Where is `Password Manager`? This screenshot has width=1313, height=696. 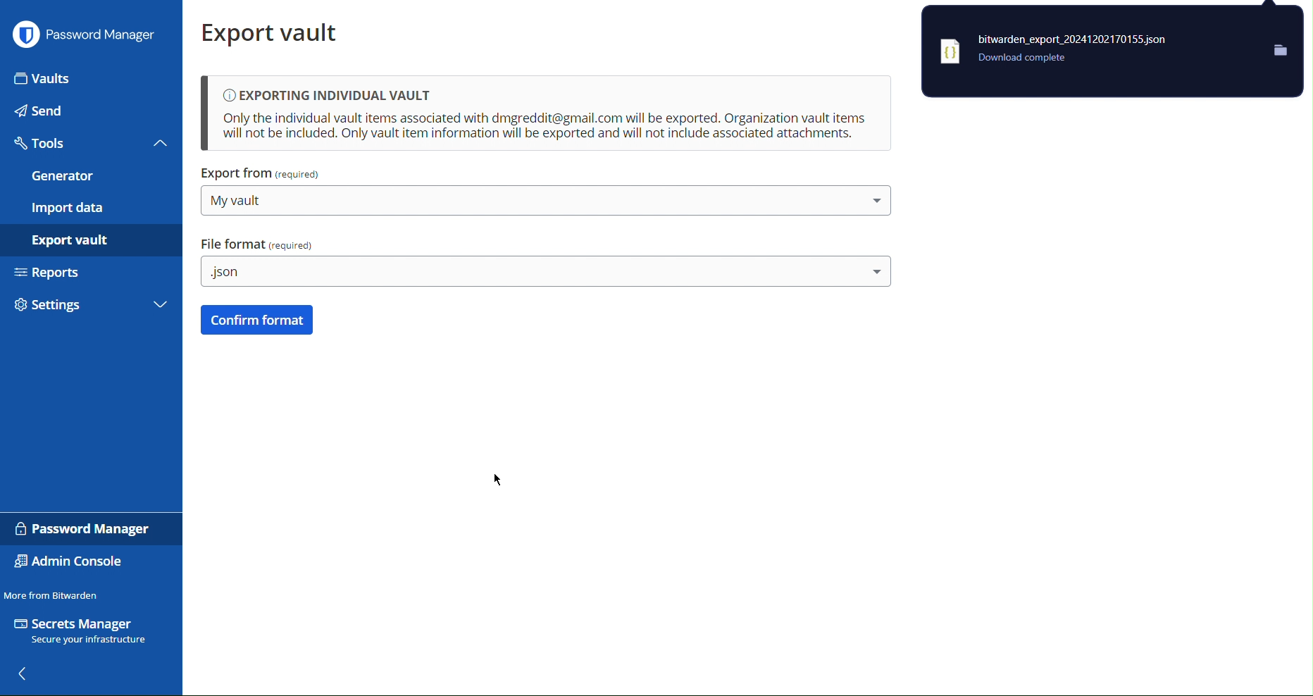 Password Manager is located at coordinates (88, 37).